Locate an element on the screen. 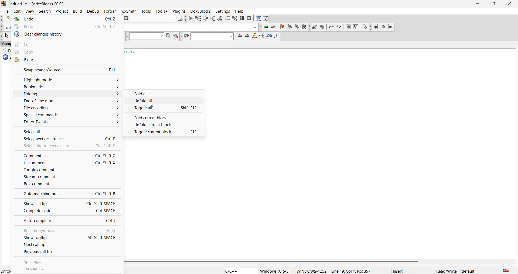 This screenshot has height=274, width=518. Windows-1252 is located at coordinates (312, 271).